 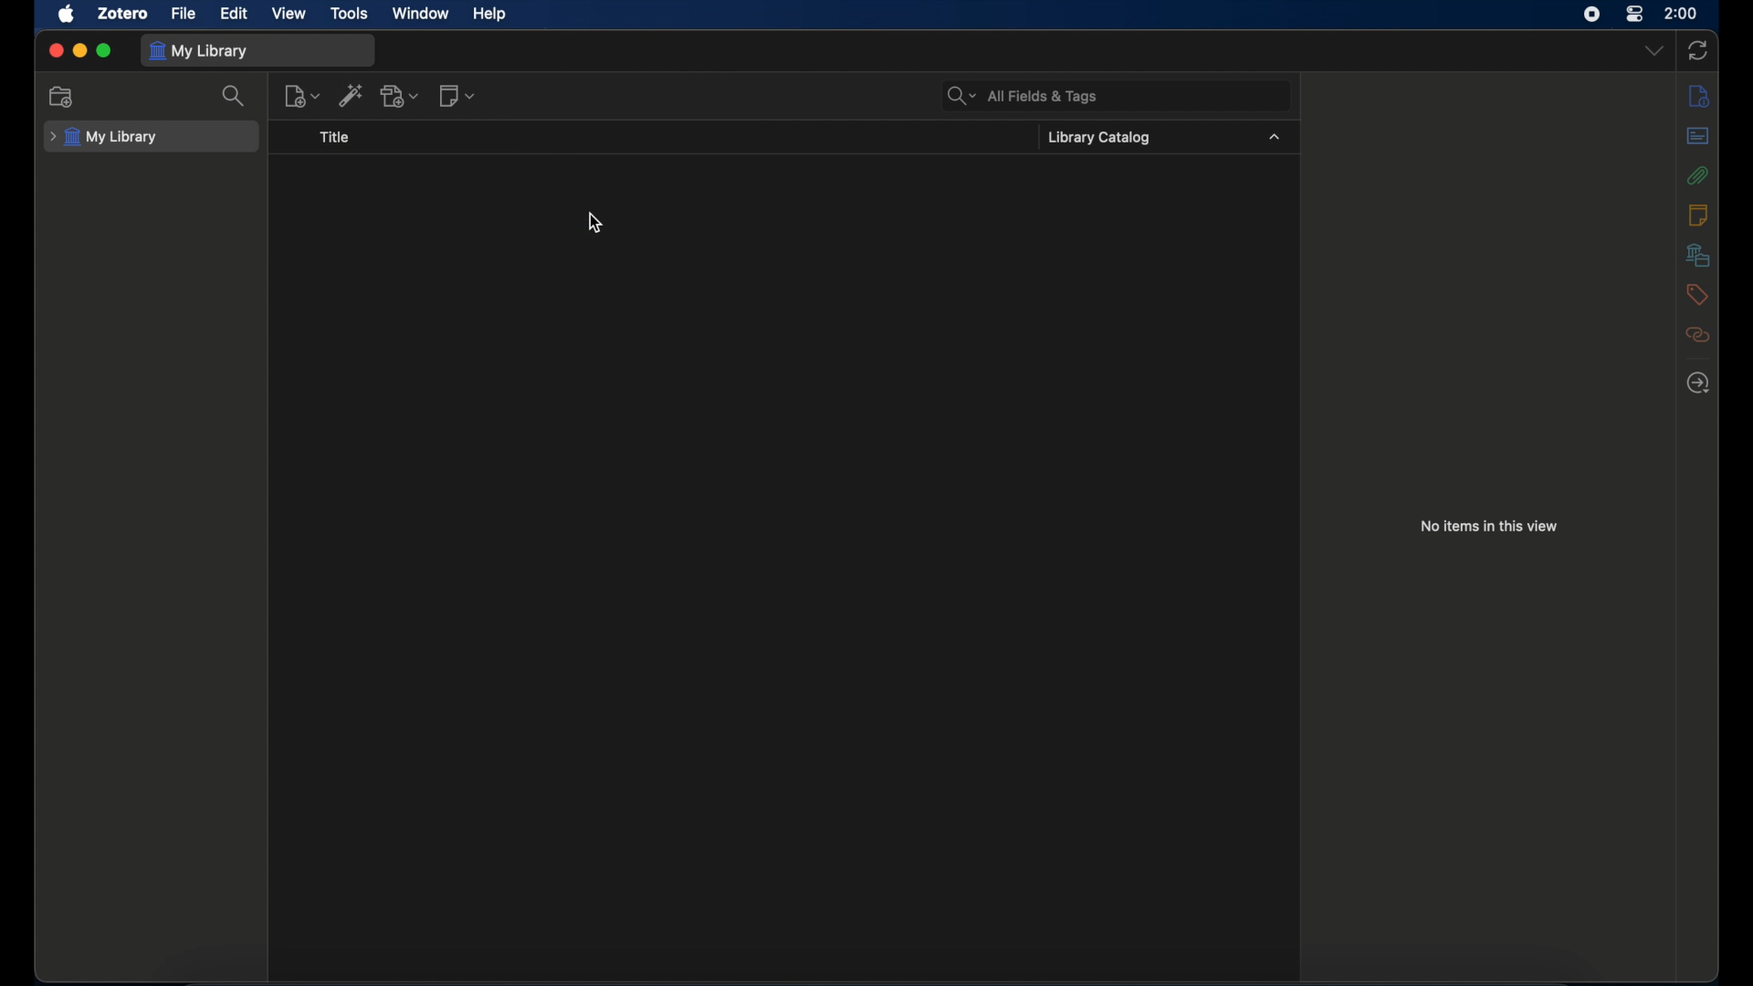 I want to click on library catalog, so click(x=1099, y=138).